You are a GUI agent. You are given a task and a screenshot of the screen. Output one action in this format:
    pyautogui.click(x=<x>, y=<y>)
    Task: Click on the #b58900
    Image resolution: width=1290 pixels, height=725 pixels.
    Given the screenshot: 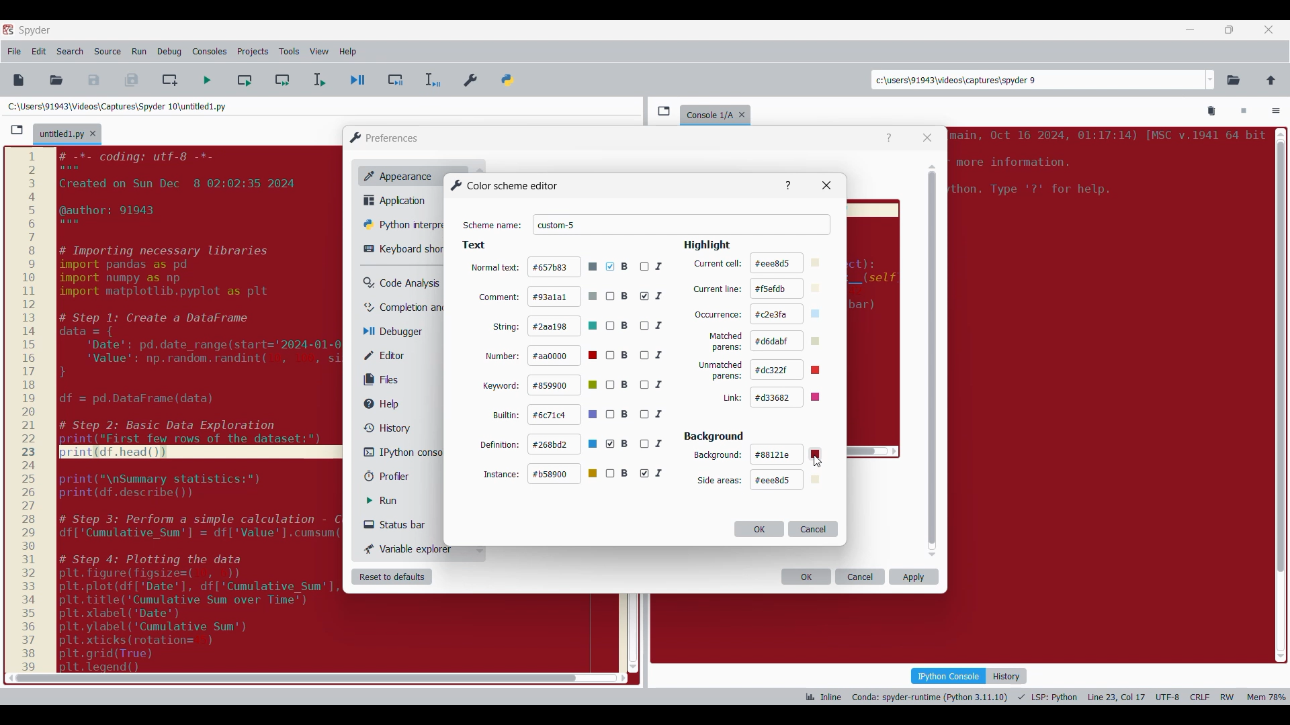 What is the action you would take?
    pyautogui.click(x=564, y=474)
    